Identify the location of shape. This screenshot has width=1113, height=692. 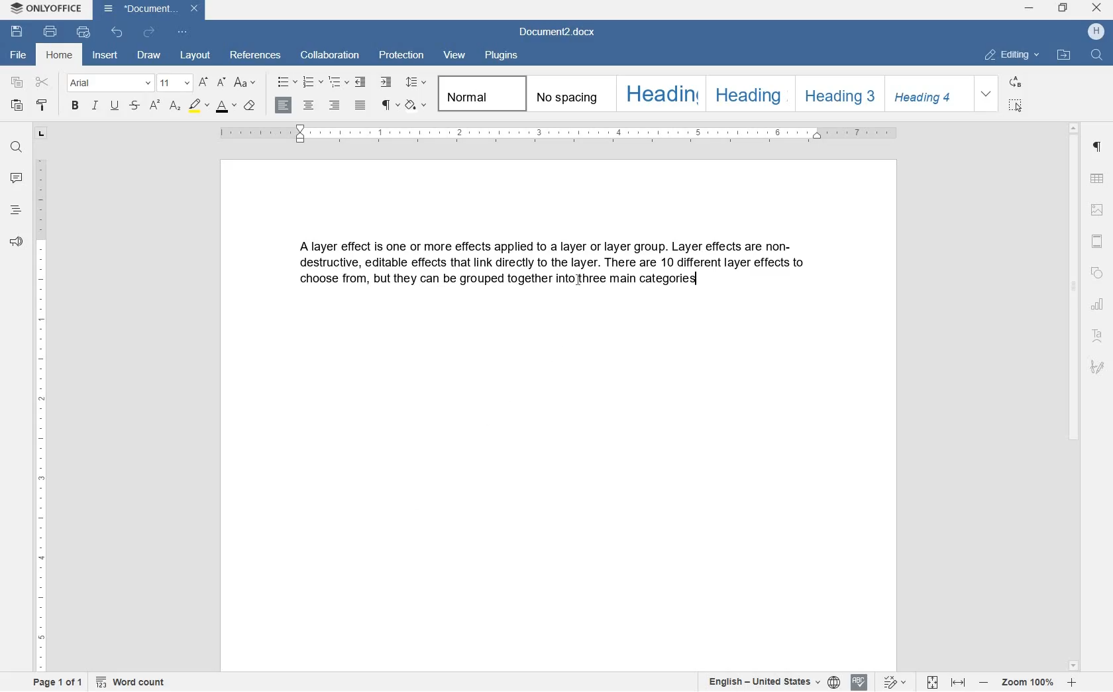
(1099, 274).